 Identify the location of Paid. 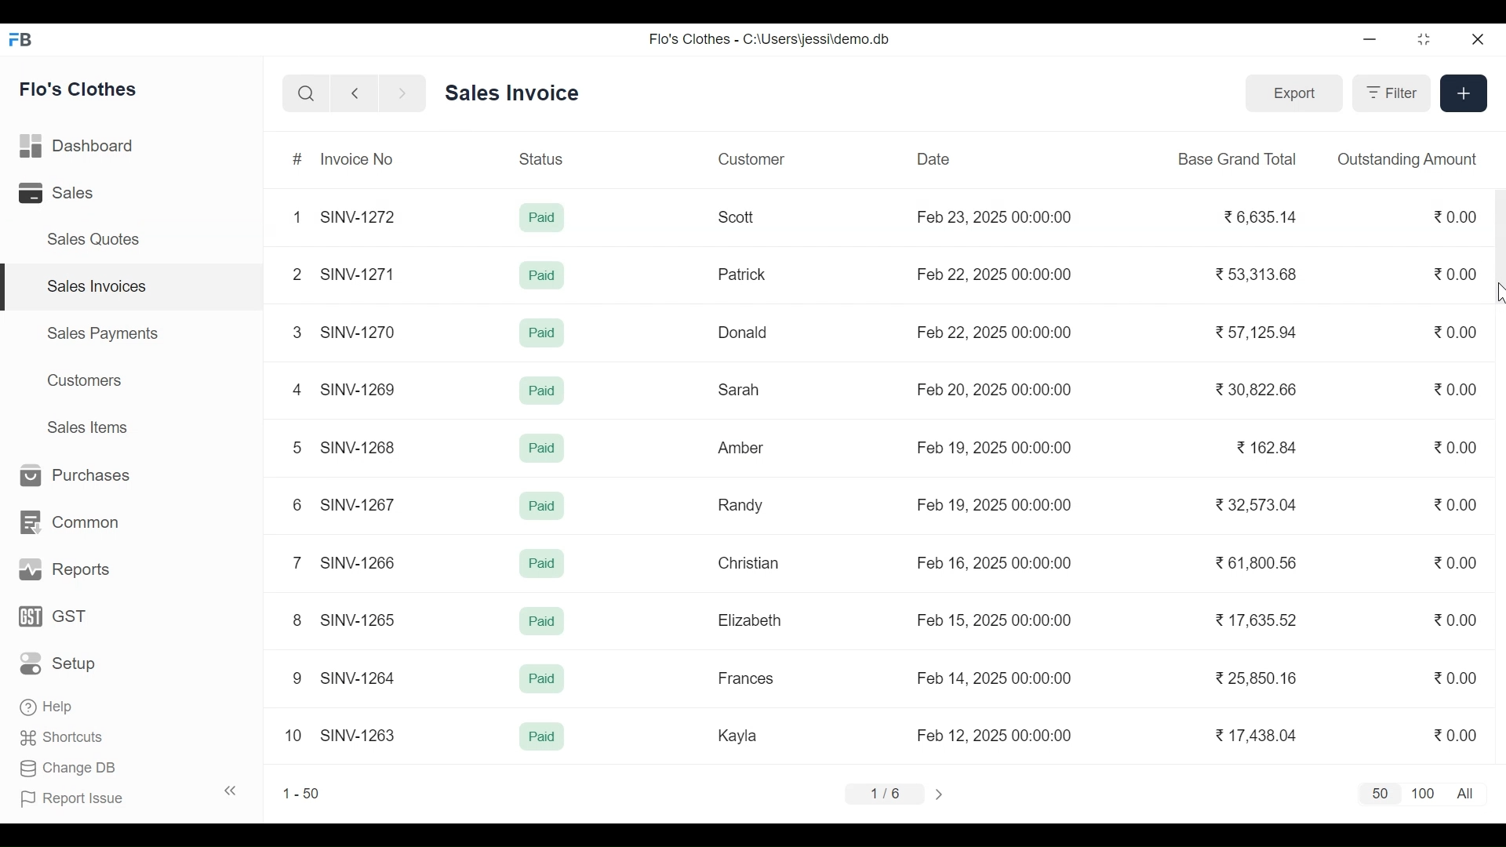
(542, 448).